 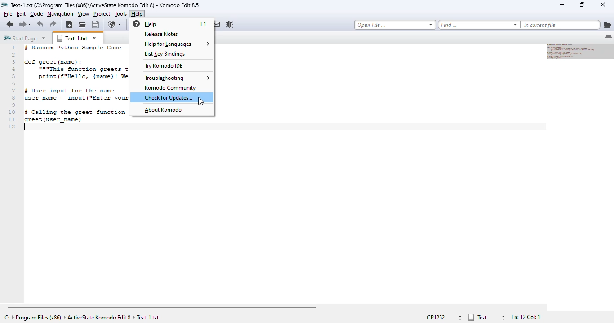 What do you see at coordinates (561, 5) in the screenshot?
I see `minimize` at bounding box center [561, 5].